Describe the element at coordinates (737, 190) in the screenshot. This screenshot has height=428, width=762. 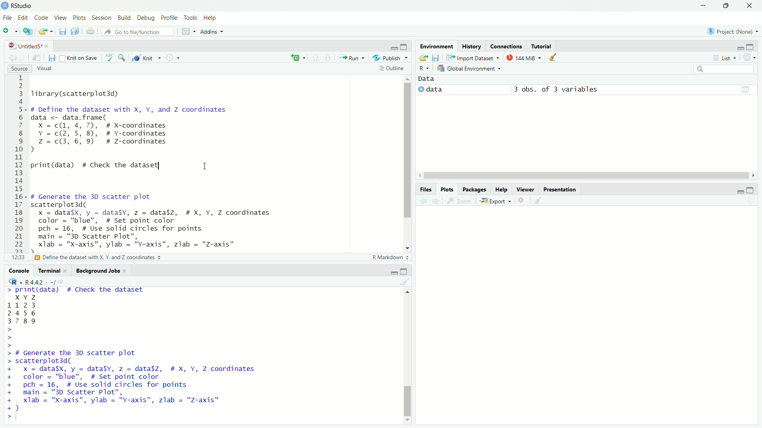
I see `minimize` at that location.